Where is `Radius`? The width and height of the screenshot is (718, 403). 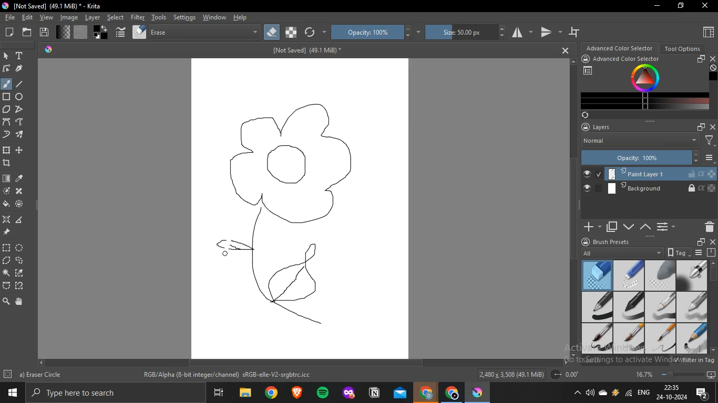 Radius is located at coordinates (568, 374).